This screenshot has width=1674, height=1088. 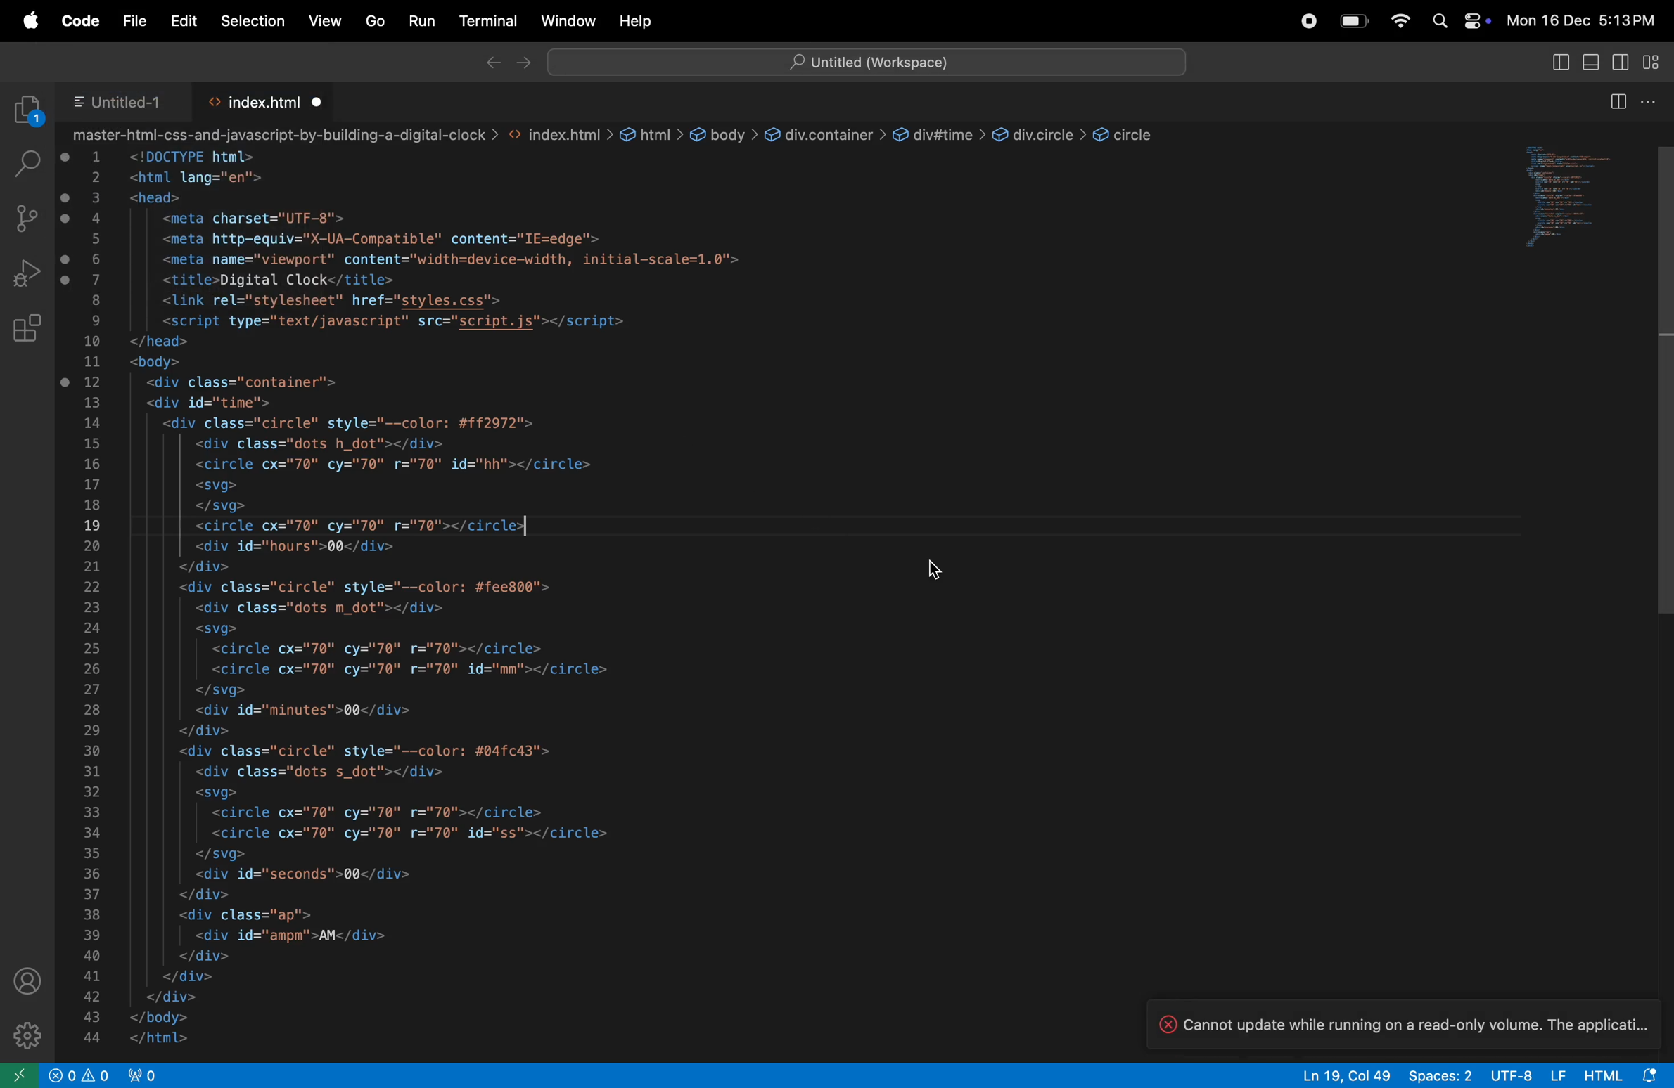 What do you see at coordinates (27, 331) in the screenshot?
I see `extensions` at bounding box center [27, 331].